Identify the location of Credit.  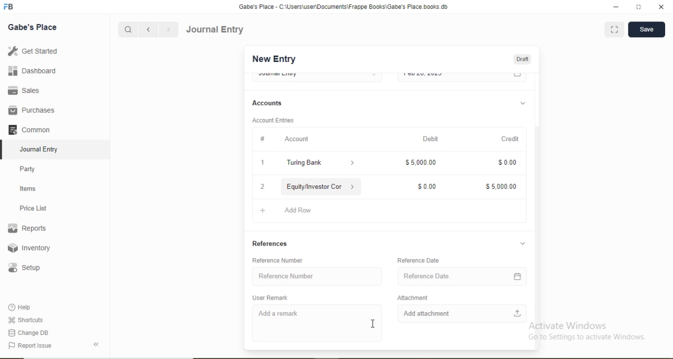
(511, 140).